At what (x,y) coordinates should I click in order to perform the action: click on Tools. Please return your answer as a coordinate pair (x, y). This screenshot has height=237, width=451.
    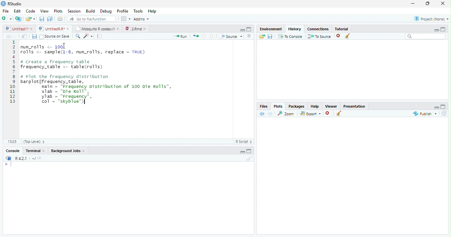
    Looking at the image, I should click on (139, 11).